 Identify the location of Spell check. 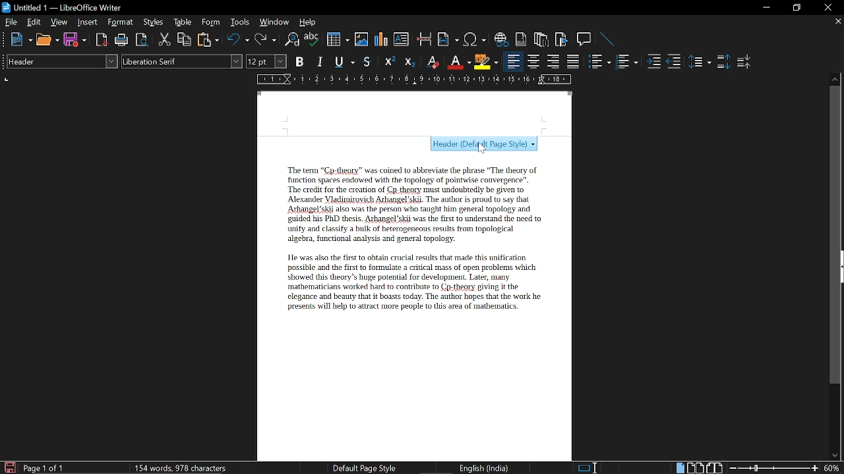
(312, 39).